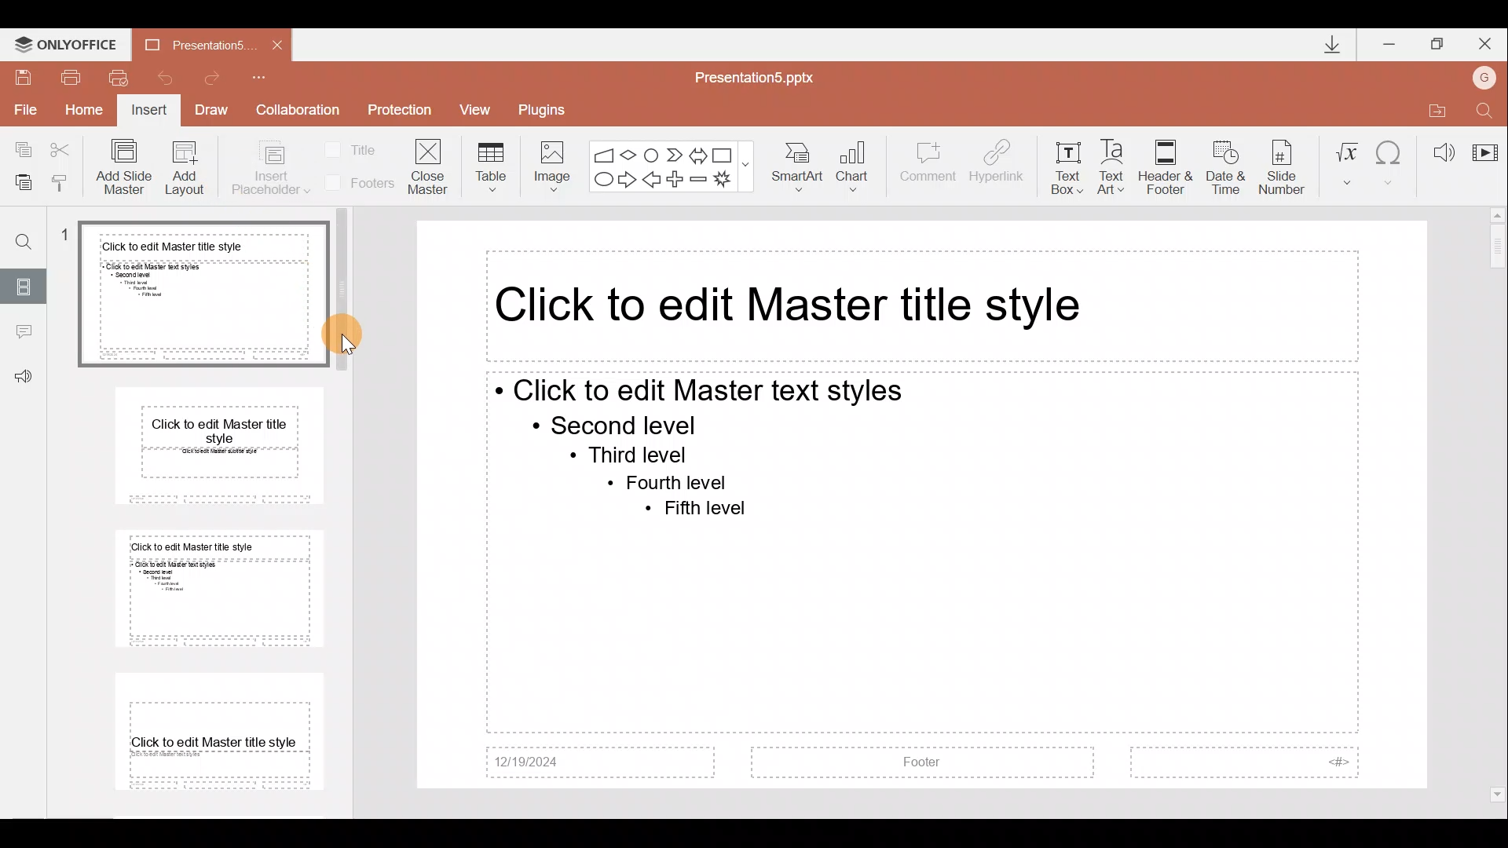  I want to click on Slide 1, so click(192, 295).